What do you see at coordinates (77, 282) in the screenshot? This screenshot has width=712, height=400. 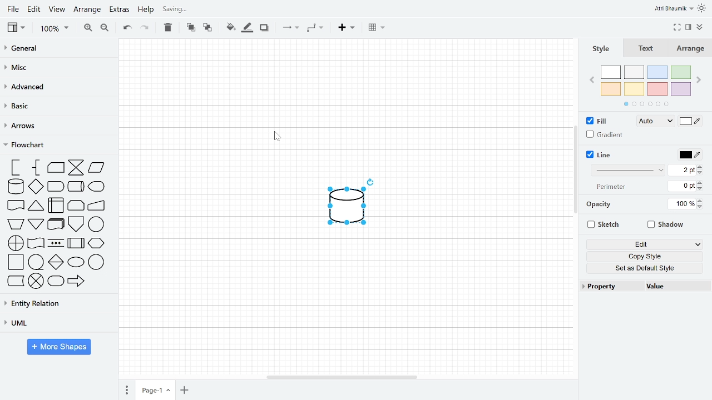 I see `transfer` at bounding box center [77, 282].